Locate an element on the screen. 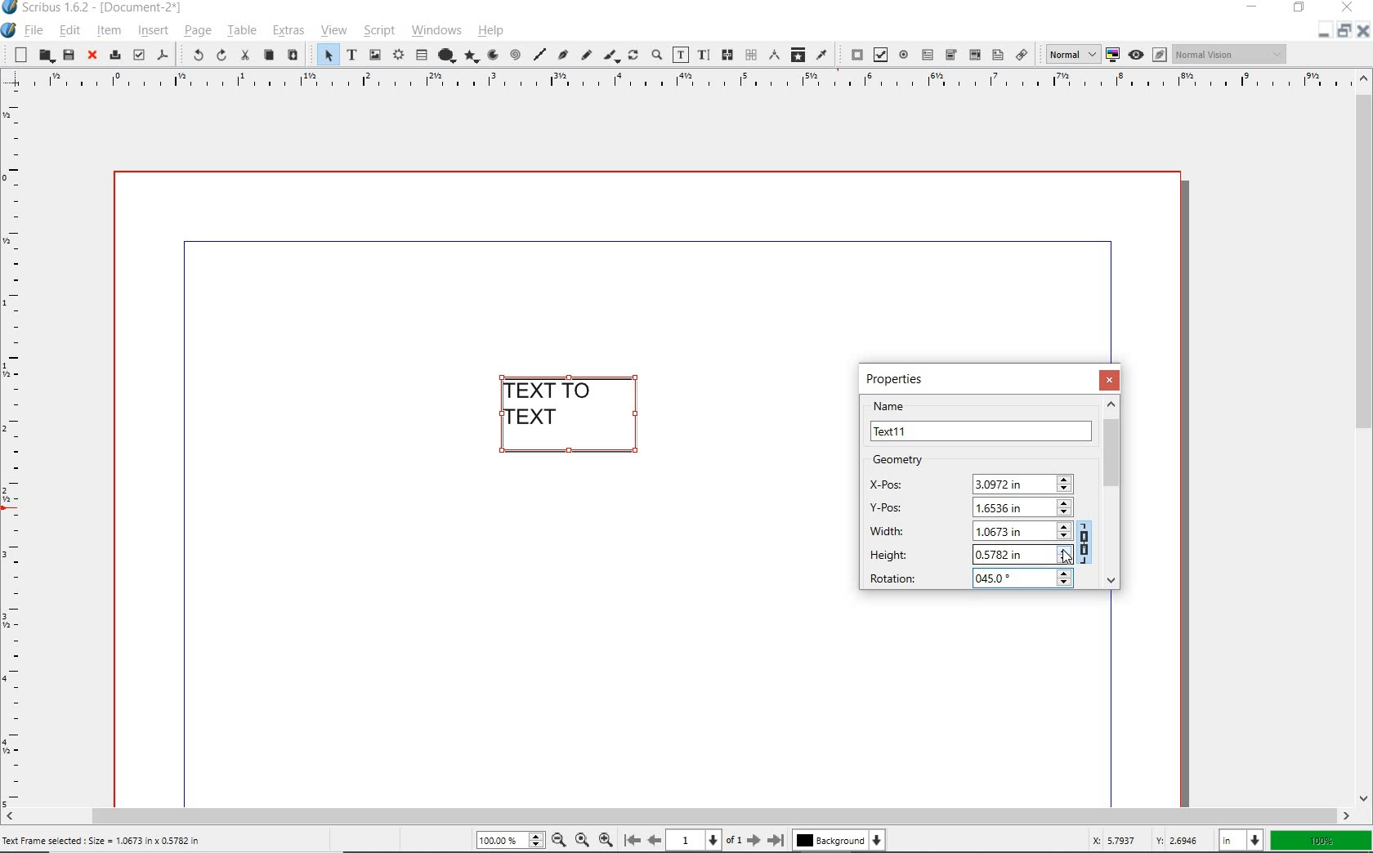  move to last is located at coordinates (778, 842).